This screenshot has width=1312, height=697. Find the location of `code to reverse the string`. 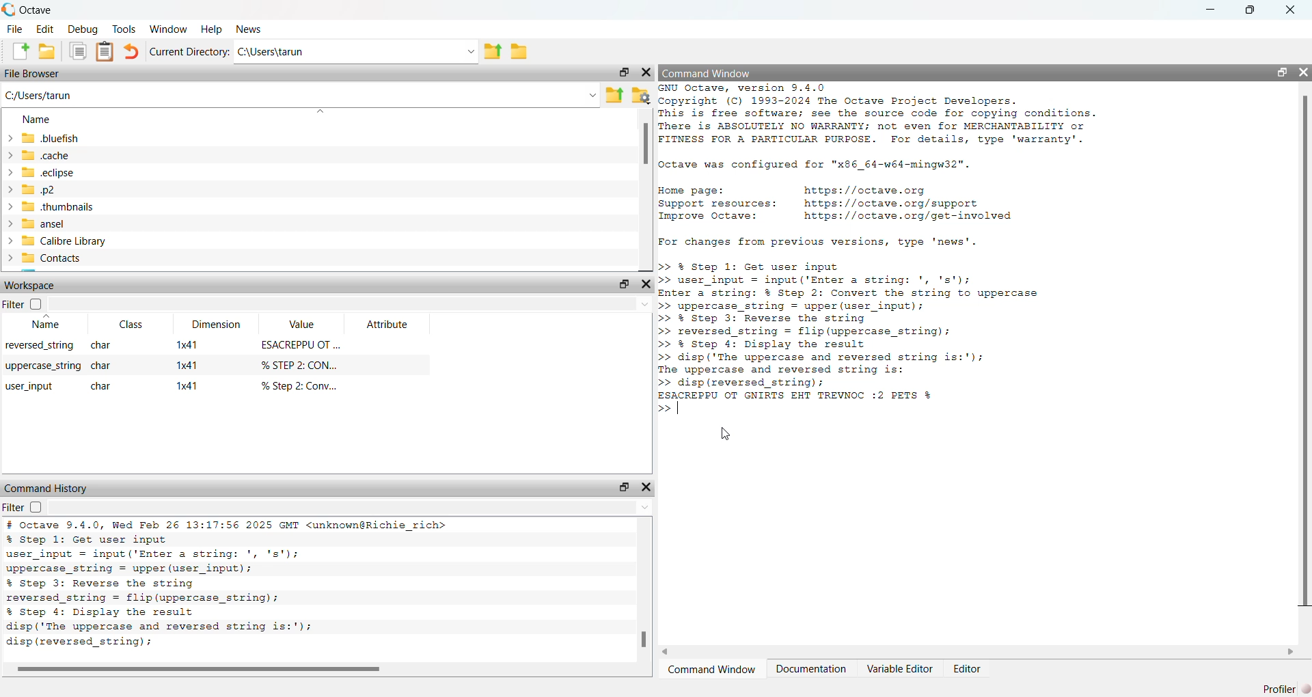

code to reverse the string is located at coordinates (159, 592).